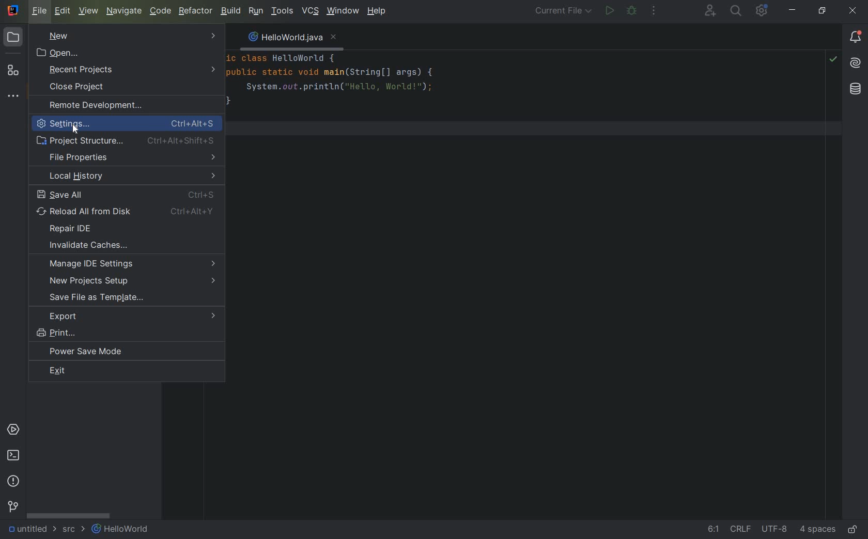  Describe the element at coordinates (128, 211) in the screenshot. I see `RELOAD ALL FROM DISK` at that location.